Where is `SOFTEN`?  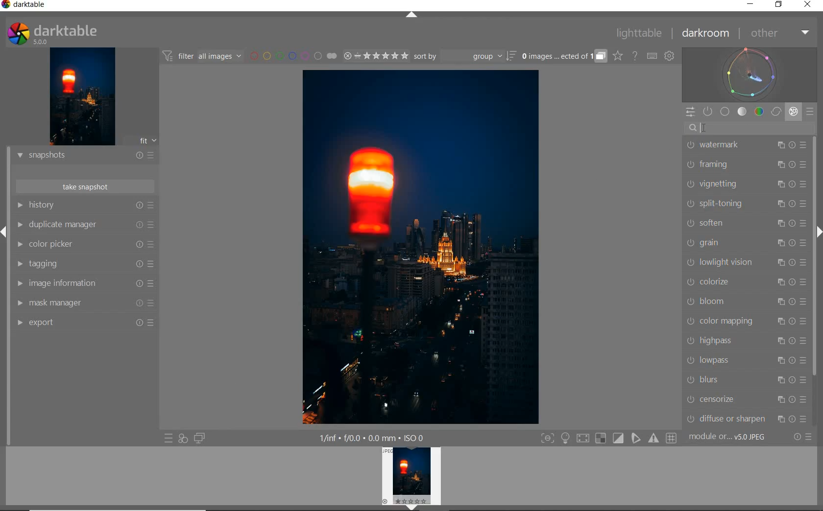 SOFTEN is located at coordinates (719, 223).